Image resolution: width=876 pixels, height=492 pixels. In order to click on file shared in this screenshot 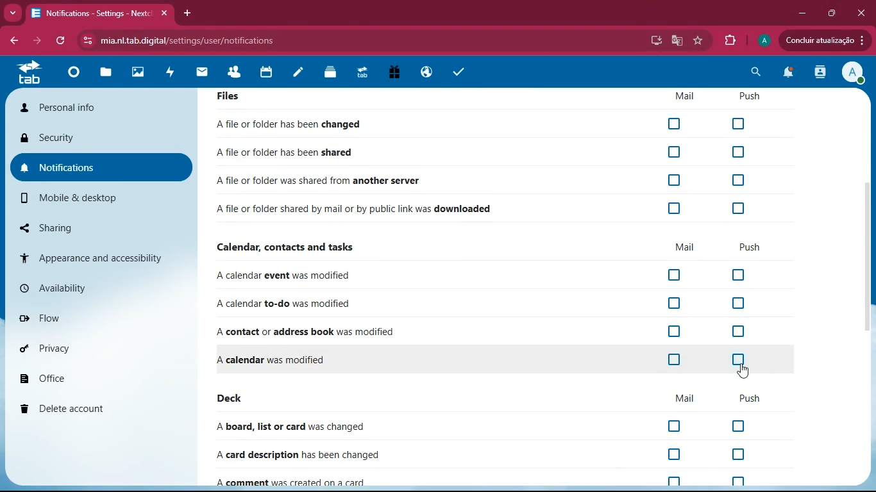, I will do `click(291, 153)`.